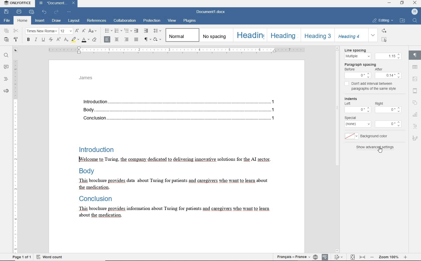 This screenshot has height=261, width=421. What do you see at coordinates (415, 91) in the screenshot?
I see `header and footer` at bounding box center [415, 91].